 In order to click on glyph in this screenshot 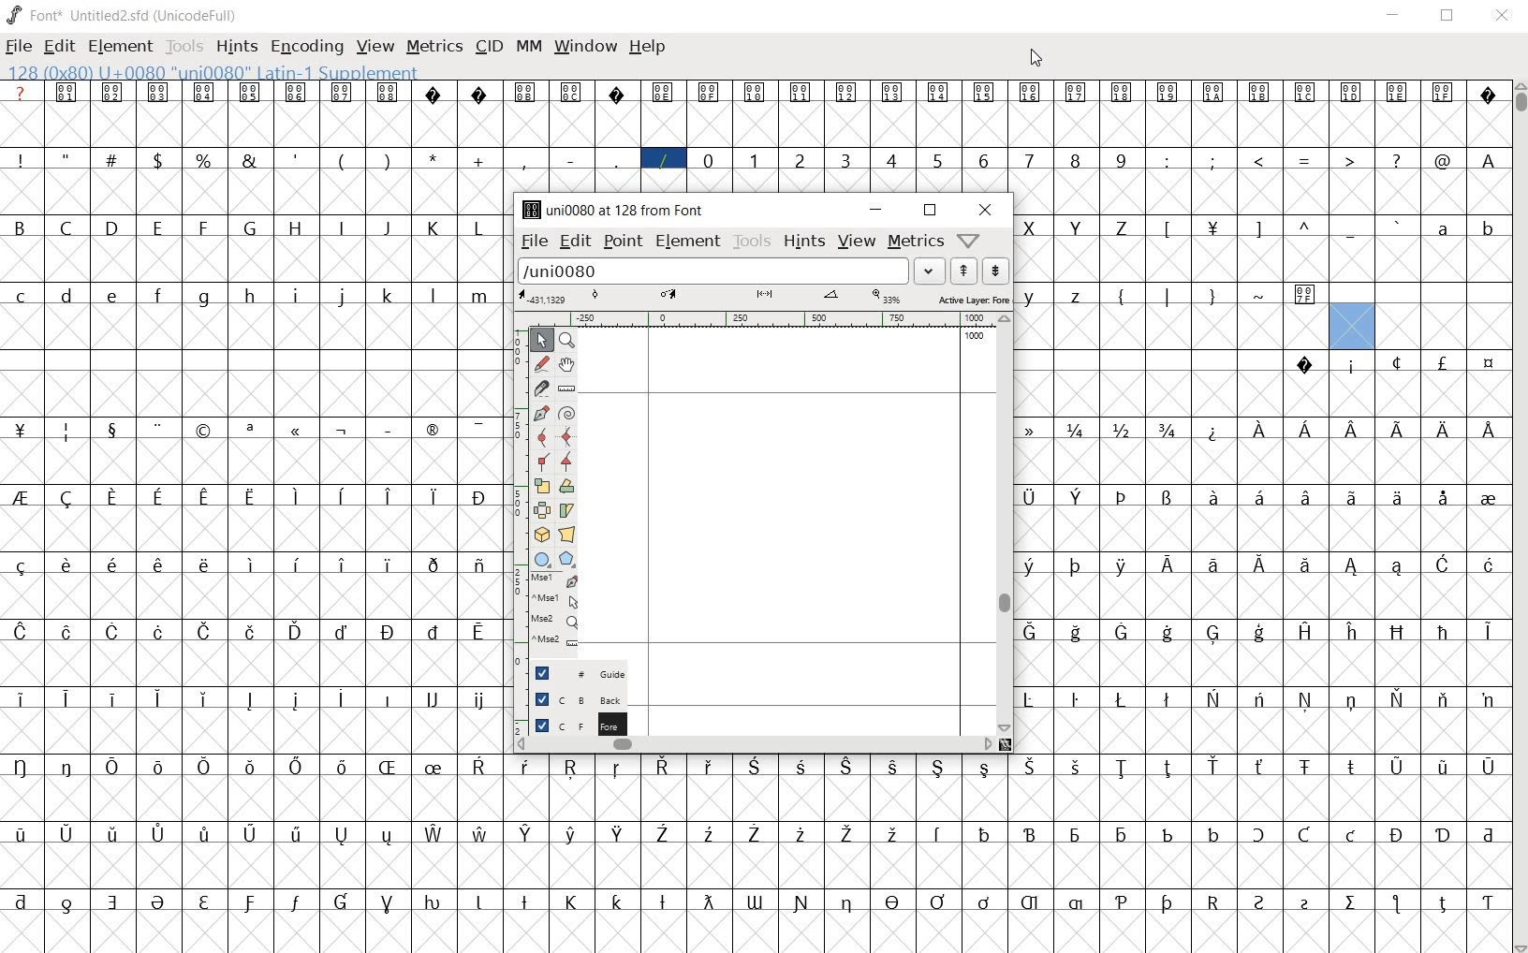, I will do `click(1027, 566)`.